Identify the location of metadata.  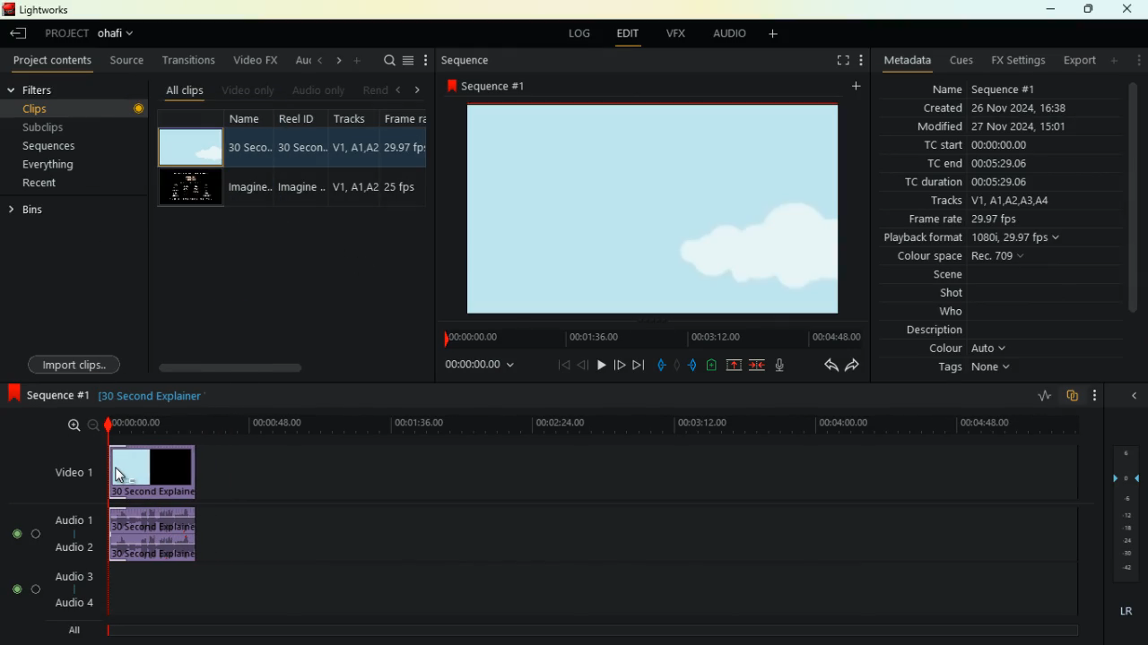
(908, 61).